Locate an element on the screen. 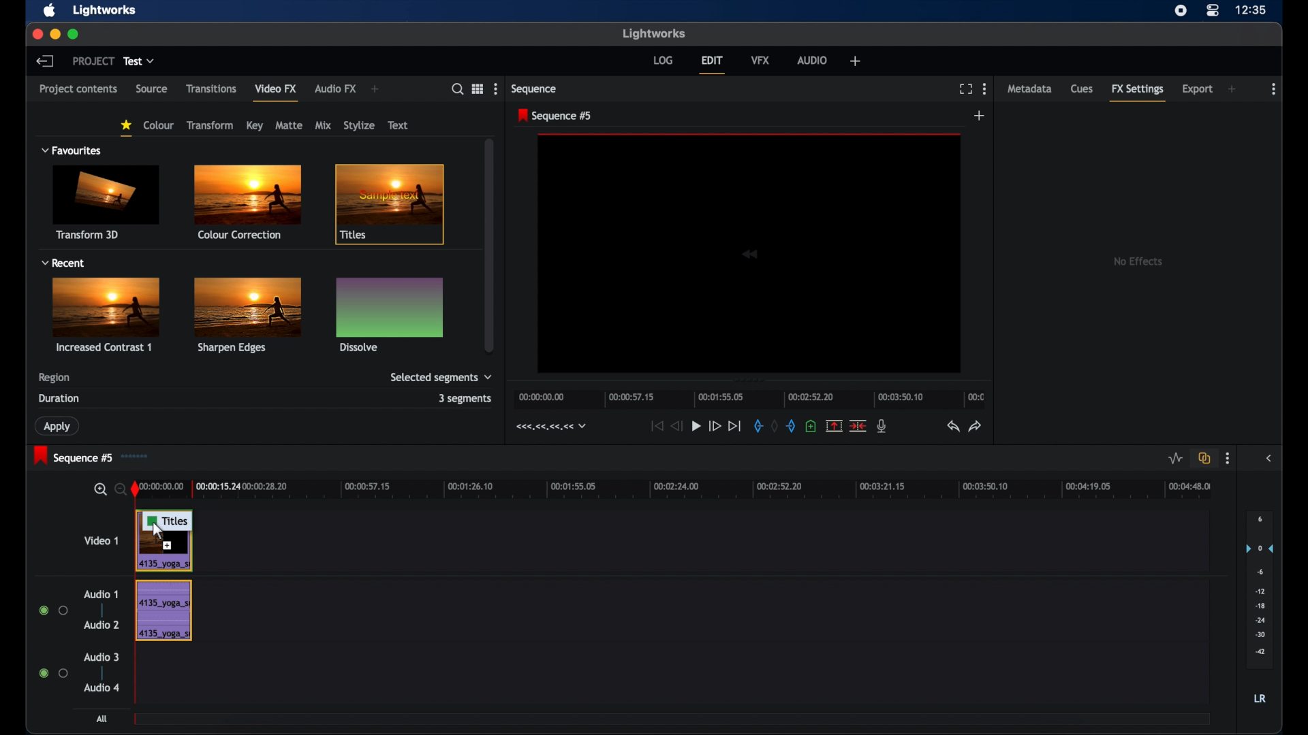 The width and height of the screenshot is (1308, 735). more options is located at coordinates (1227, 459).